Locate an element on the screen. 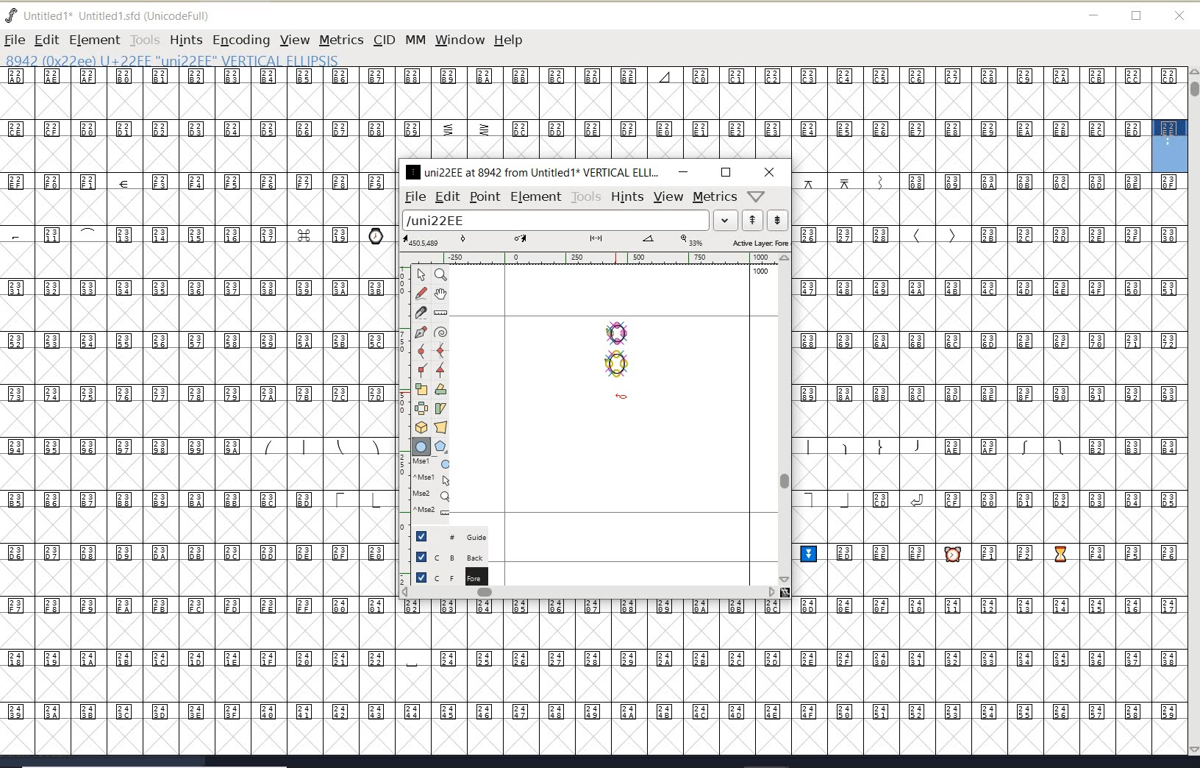  minimize is located at coordinates (1094, 15).